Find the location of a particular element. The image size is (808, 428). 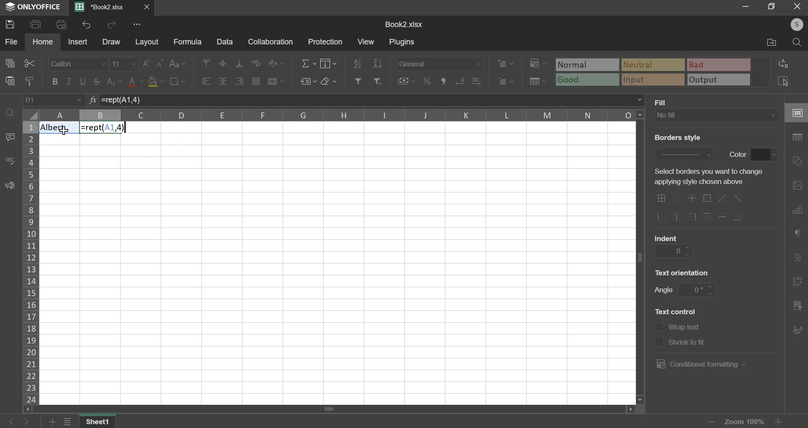

file menu is located at coordinates (68, 422).